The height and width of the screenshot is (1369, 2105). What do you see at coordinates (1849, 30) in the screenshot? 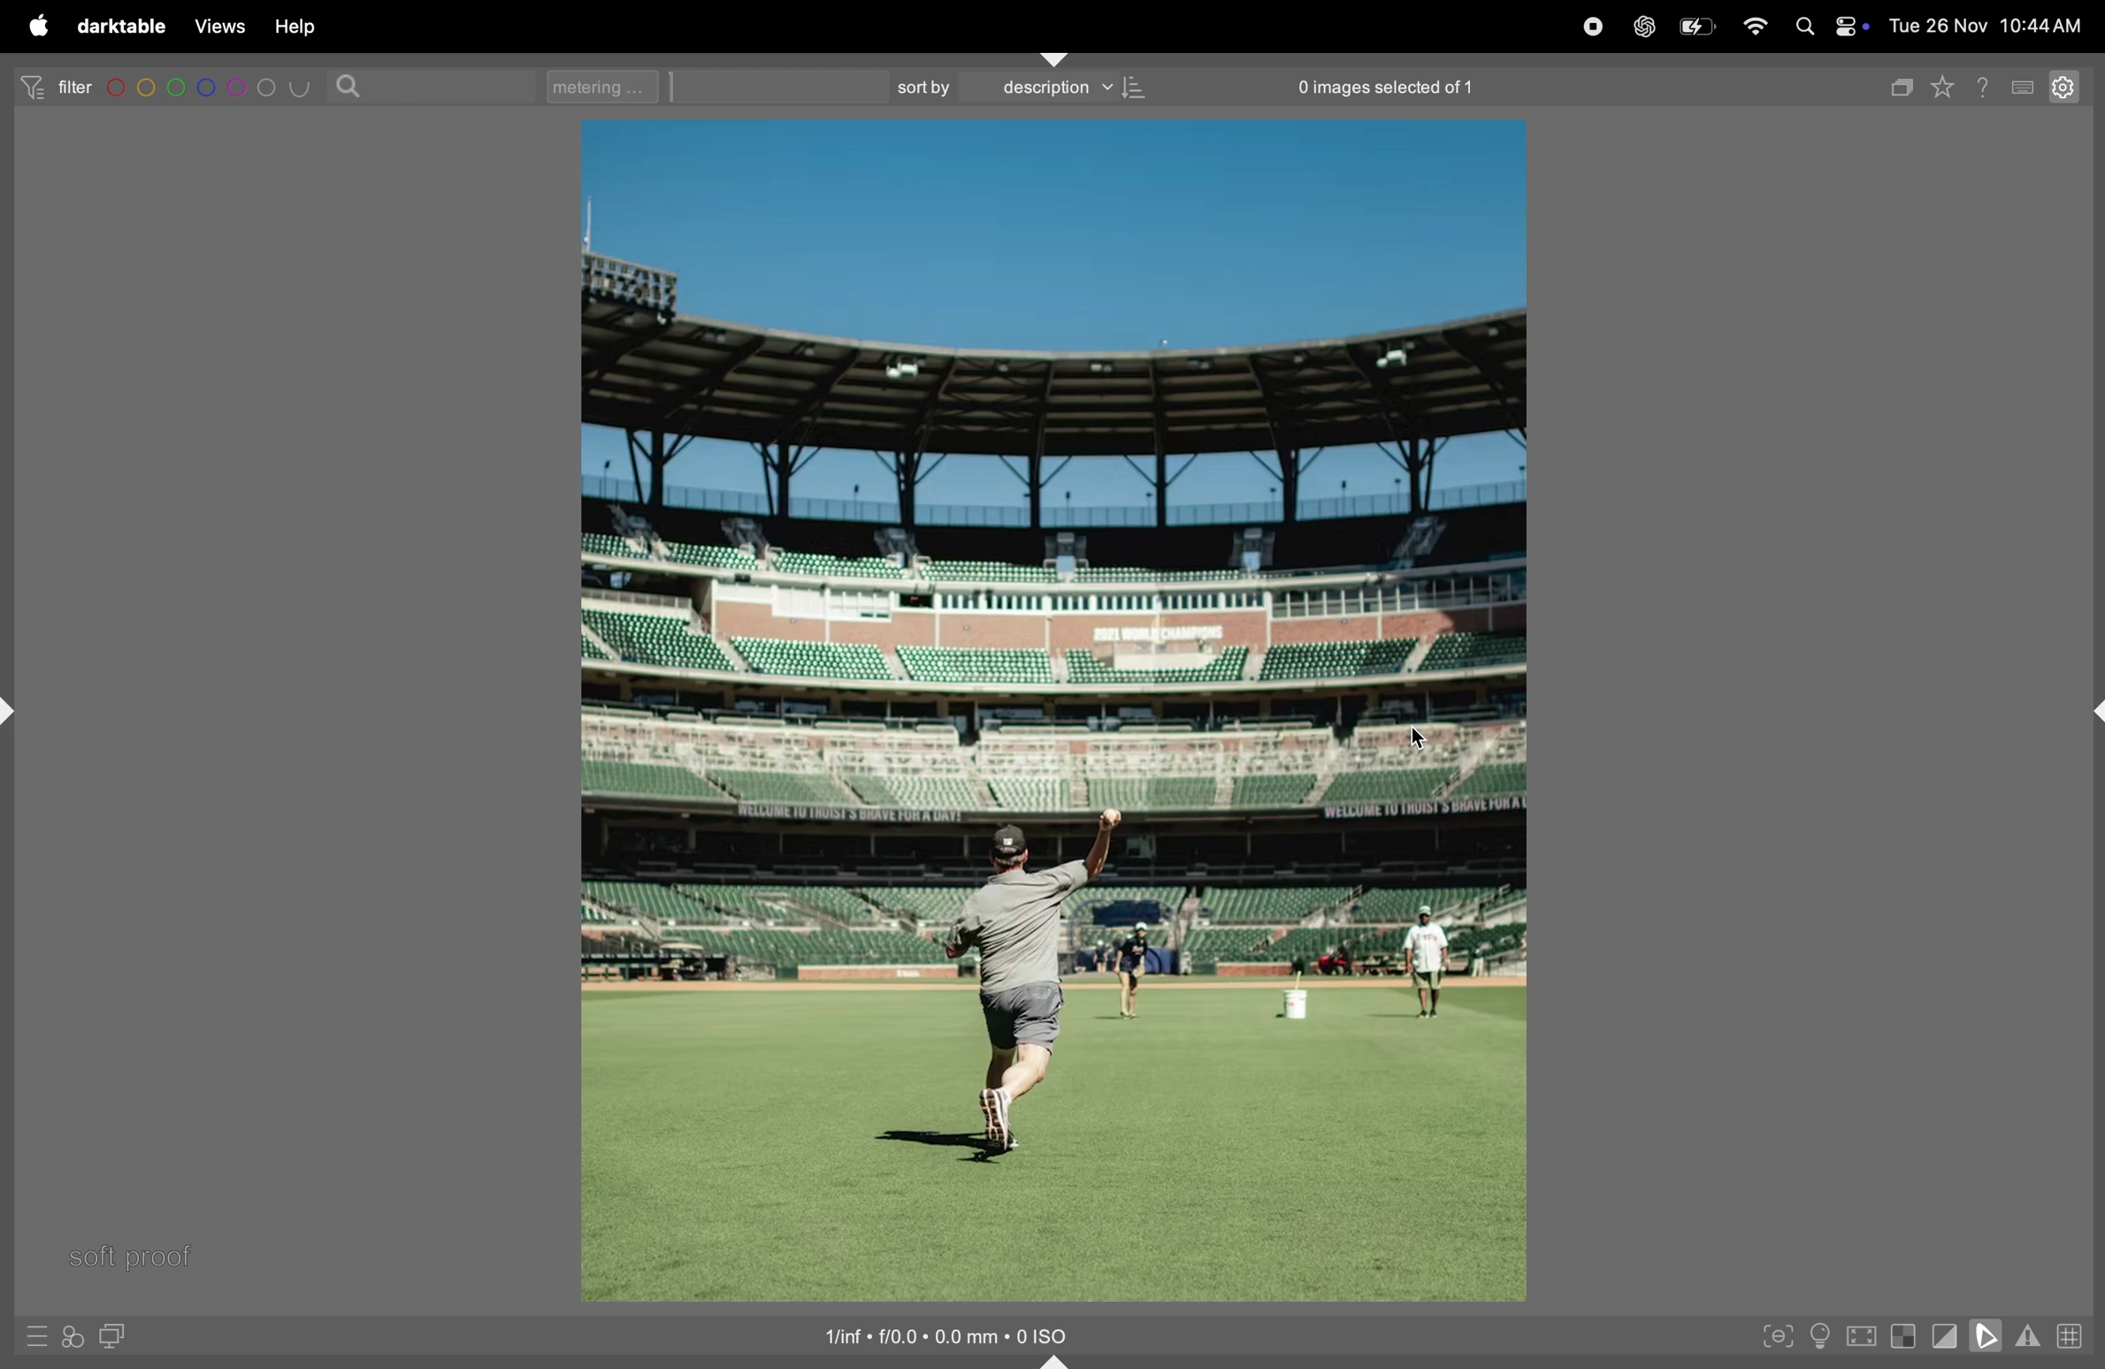
I see `apple widgets` at bounding box center [1849, 30].